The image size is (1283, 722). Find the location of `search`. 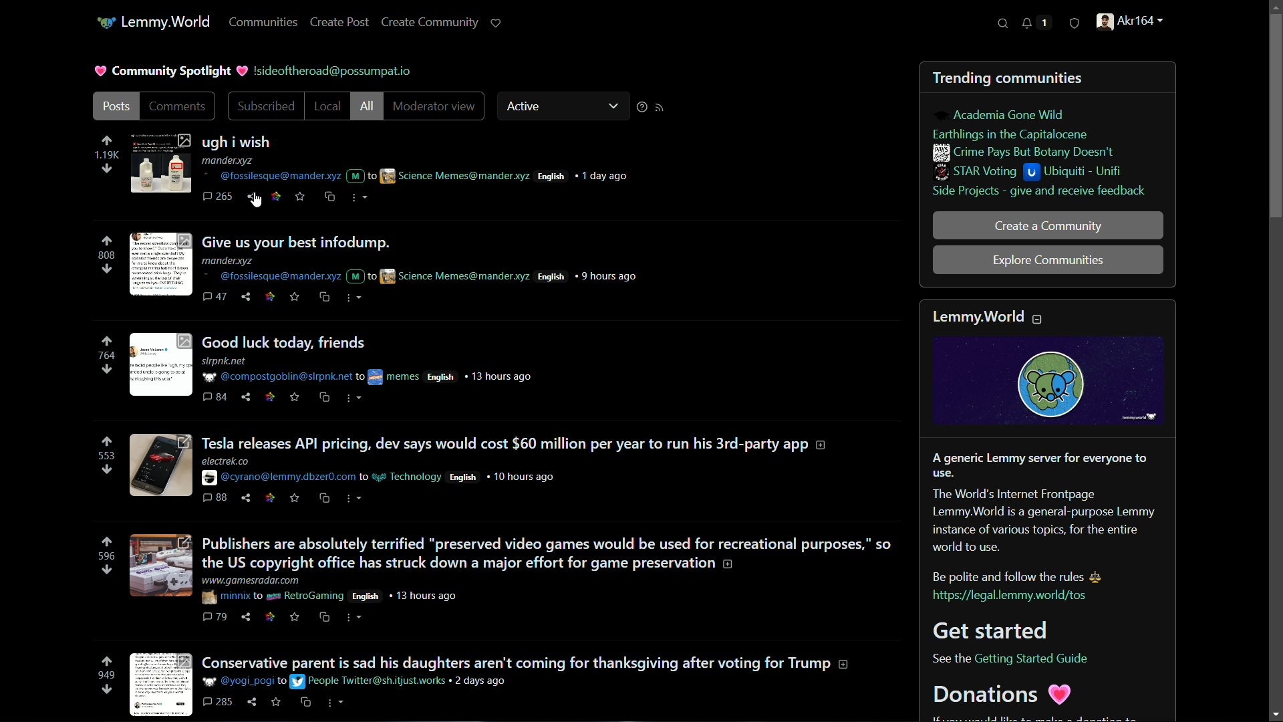

search is located at coordinates (1004, 24).